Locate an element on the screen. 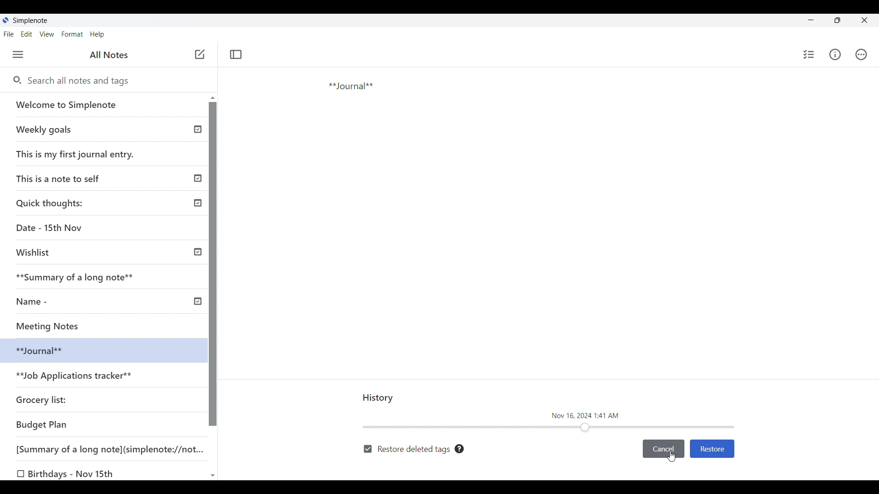 Image resolution: width=879 pixels, height=494 pixels. Slide bar indicating timeline of note is located at coordinates (549, 427).